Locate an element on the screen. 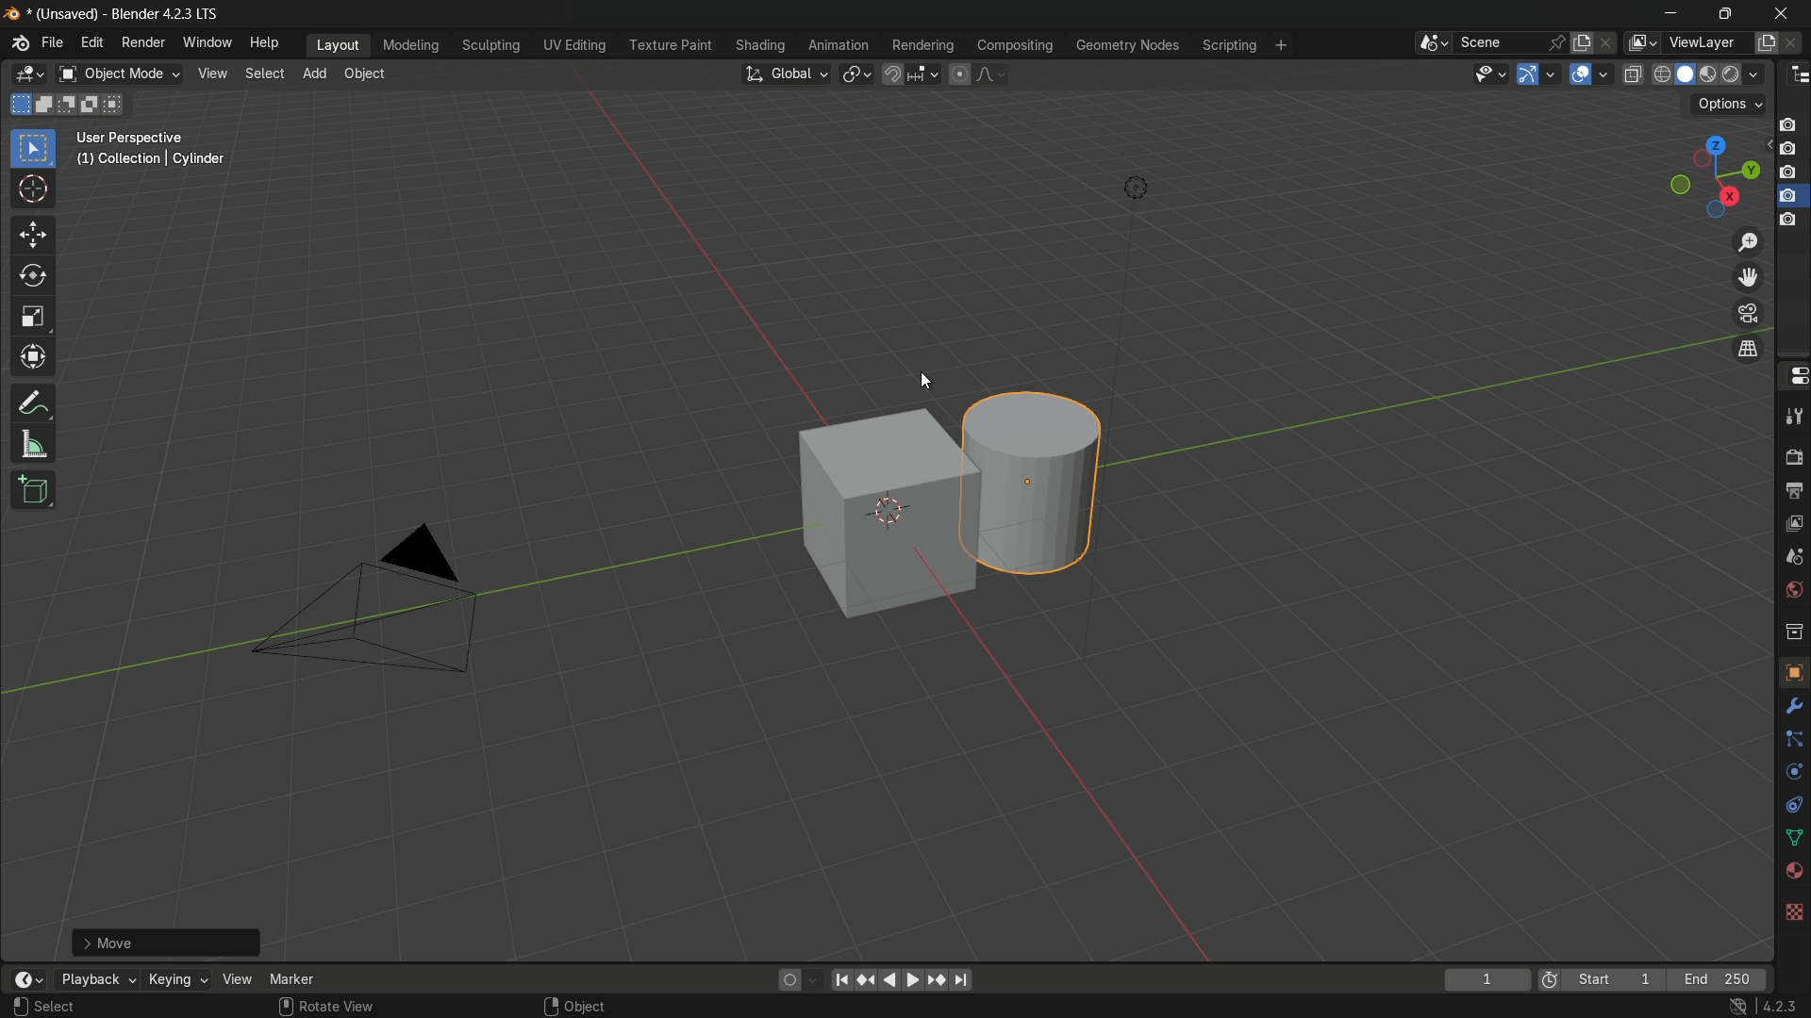 Image resolution: width=1811 pixels, height=1018 pixels. shape is located at coordinates (1788, 835).